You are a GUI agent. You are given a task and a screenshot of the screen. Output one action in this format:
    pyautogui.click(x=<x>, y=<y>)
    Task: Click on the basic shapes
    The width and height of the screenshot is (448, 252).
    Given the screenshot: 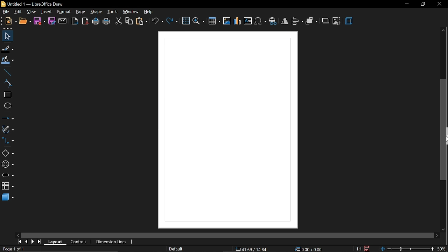 What is the action you would take?
    pyautogui.click(x=8, y=153)
    